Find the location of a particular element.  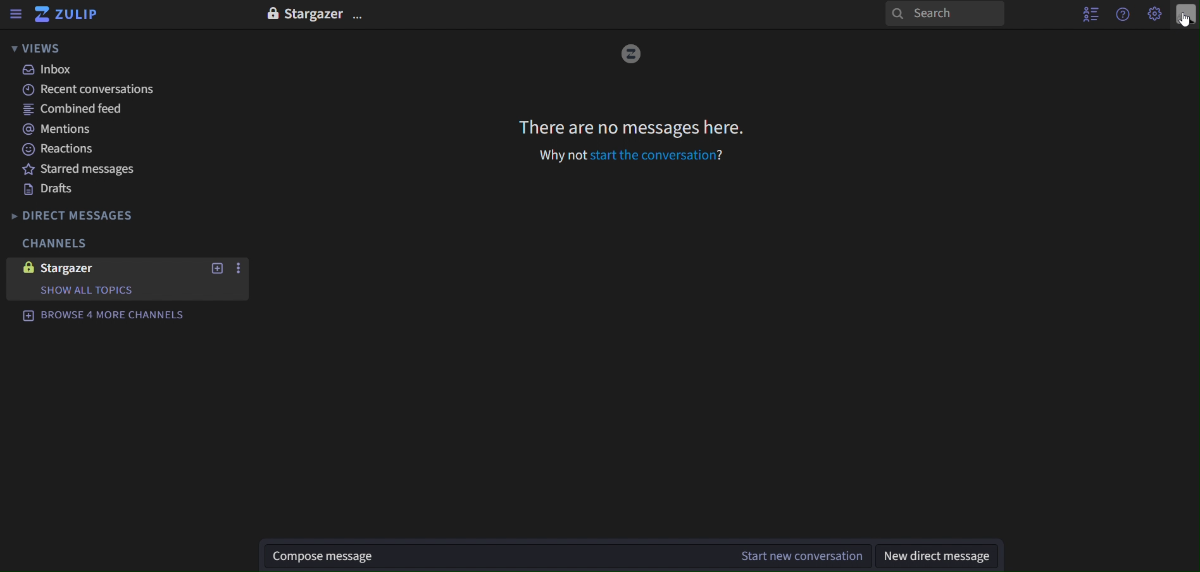

zulip is located at coordinates (73, 16).